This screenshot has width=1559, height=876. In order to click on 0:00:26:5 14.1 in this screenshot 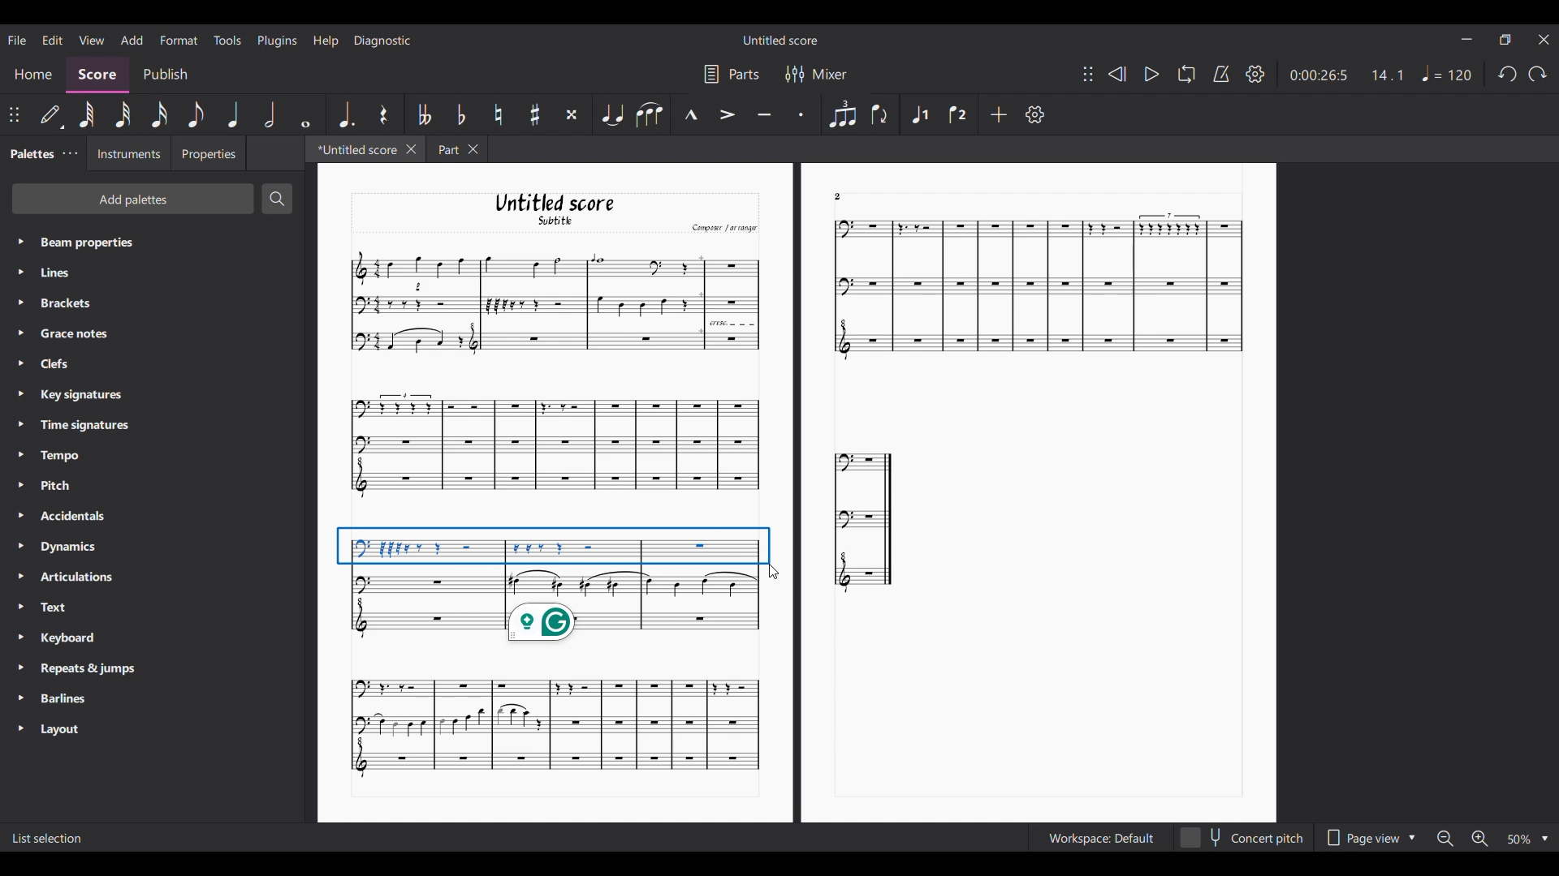, I will do `click(1352, 74)`.